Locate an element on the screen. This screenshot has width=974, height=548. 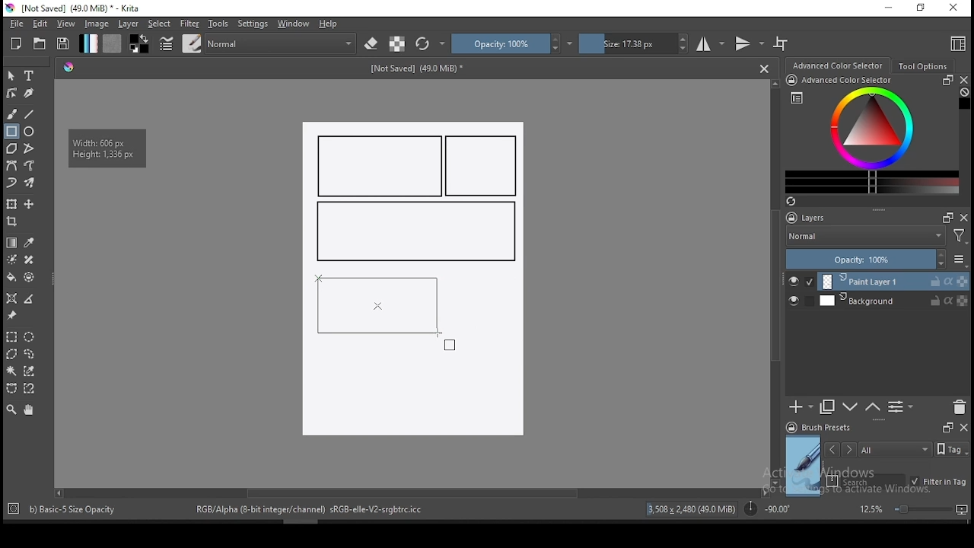
contiguous selection tool is located at coordinates (12, 372).